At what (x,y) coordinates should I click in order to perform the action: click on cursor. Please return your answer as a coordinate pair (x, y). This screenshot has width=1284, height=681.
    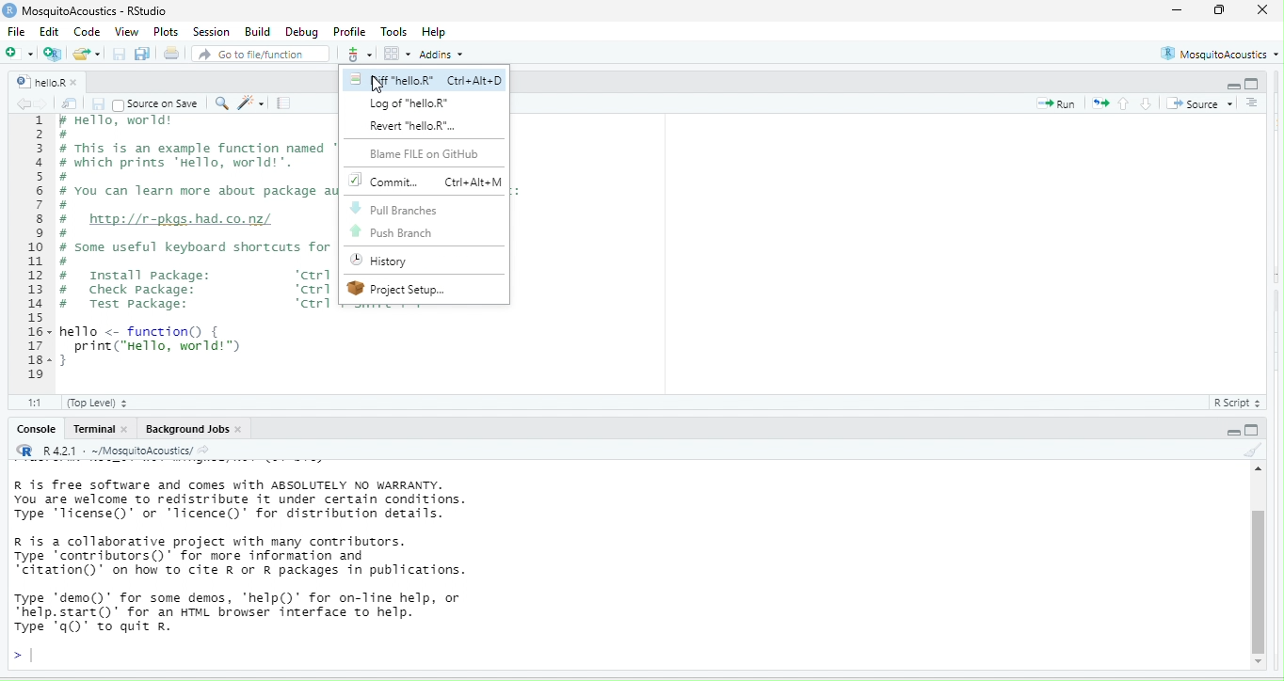
    Looking at the image, I should click on (380, 86).